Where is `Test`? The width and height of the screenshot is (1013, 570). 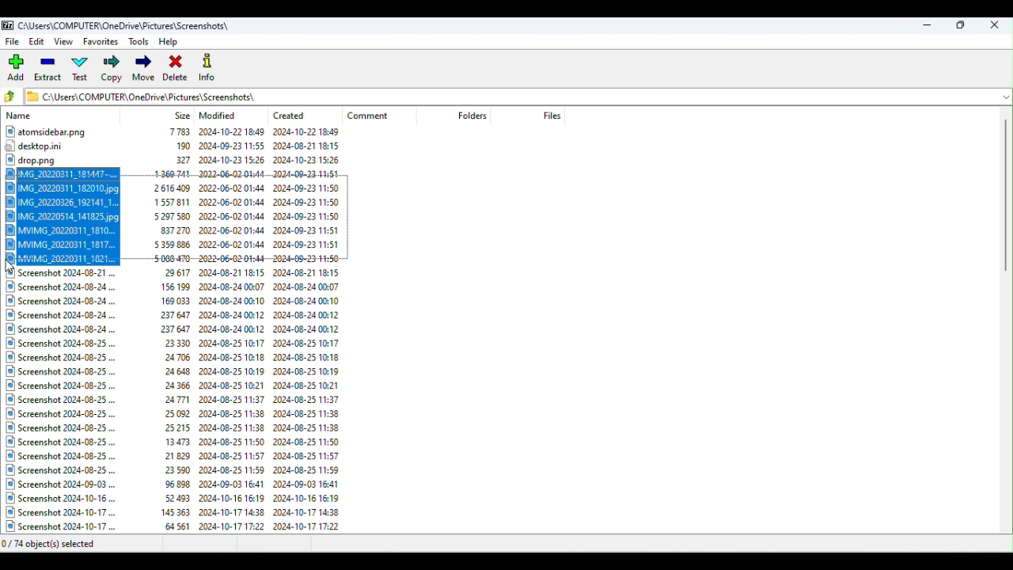 Test is located at coordinates (83, 70).